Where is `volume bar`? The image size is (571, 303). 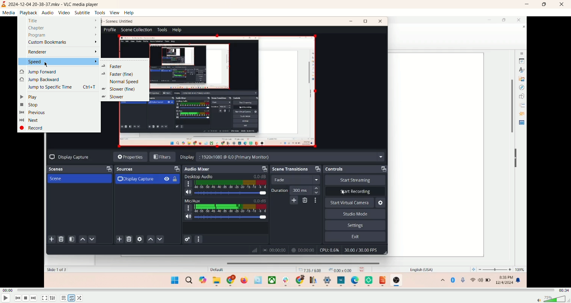 volume bar is located at coordinates (553, 299).